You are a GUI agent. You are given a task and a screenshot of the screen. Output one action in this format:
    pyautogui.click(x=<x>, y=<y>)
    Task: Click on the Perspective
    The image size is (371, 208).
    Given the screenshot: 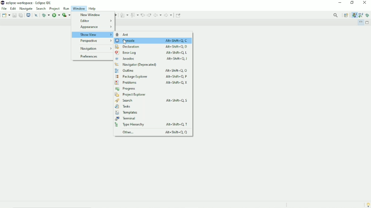 What is the action you would take?
    pyautogui.click(x=94, y=41)
    